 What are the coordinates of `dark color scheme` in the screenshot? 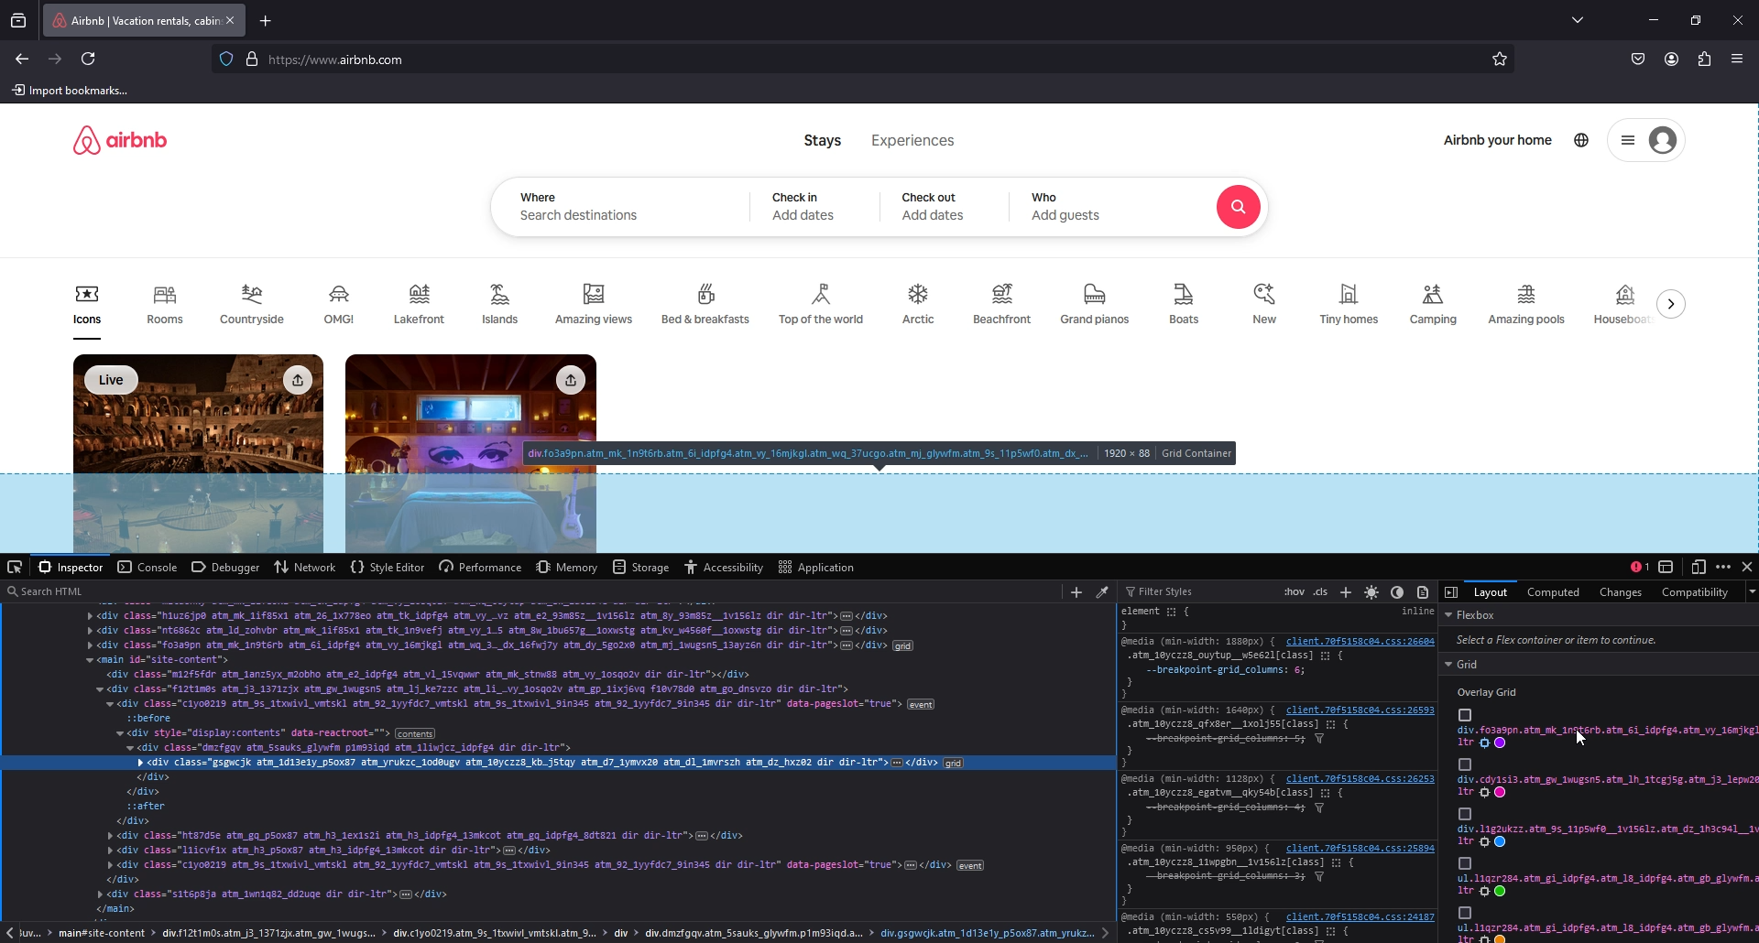 It's located at (1397, 591).